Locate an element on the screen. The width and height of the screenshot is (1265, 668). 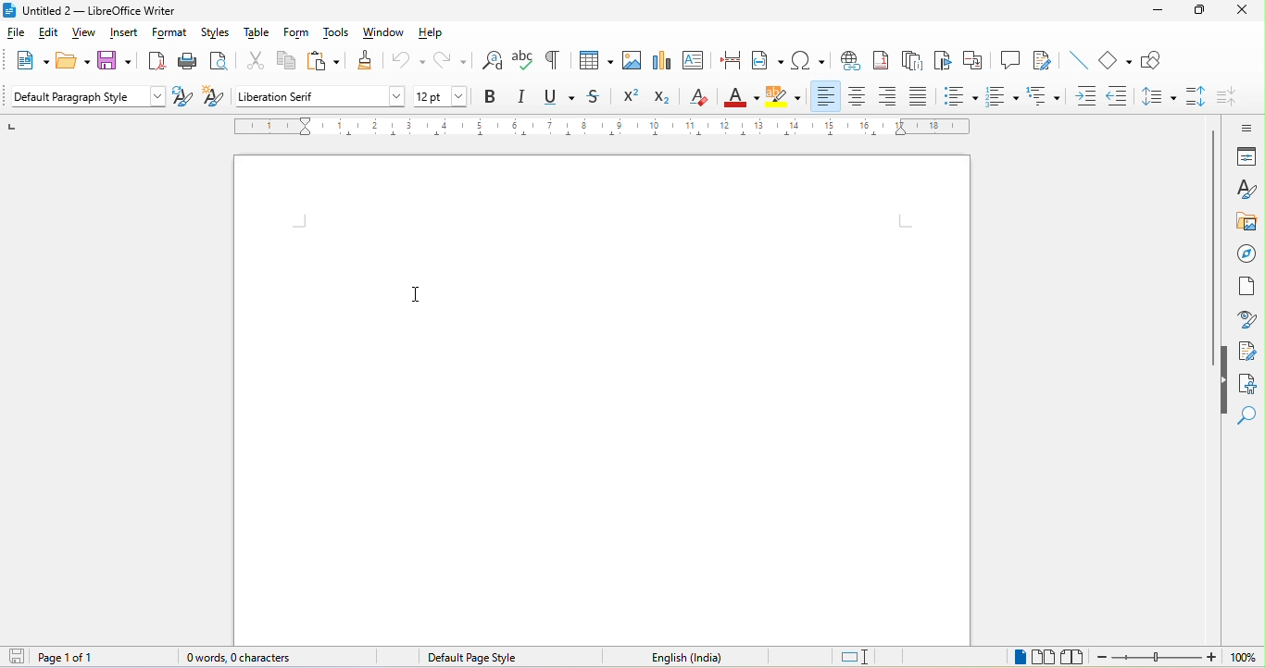
maximize is located at coordinates (1200, 10).